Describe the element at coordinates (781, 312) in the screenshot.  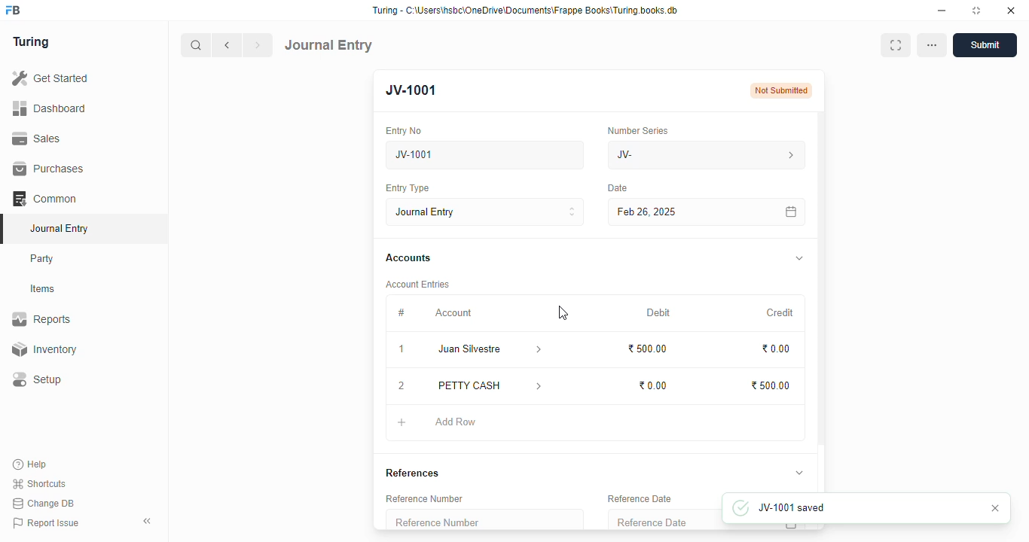
I see `credit` at that location.